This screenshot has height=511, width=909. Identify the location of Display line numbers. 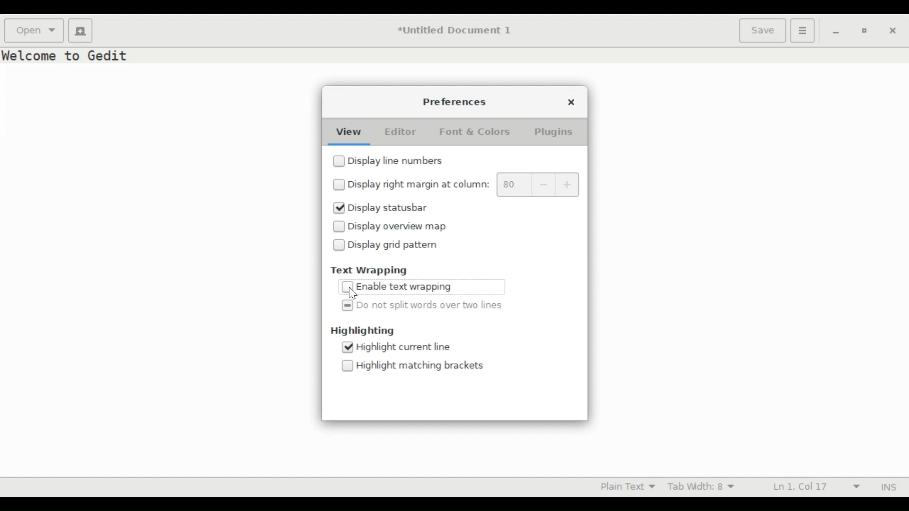
(398, 161).